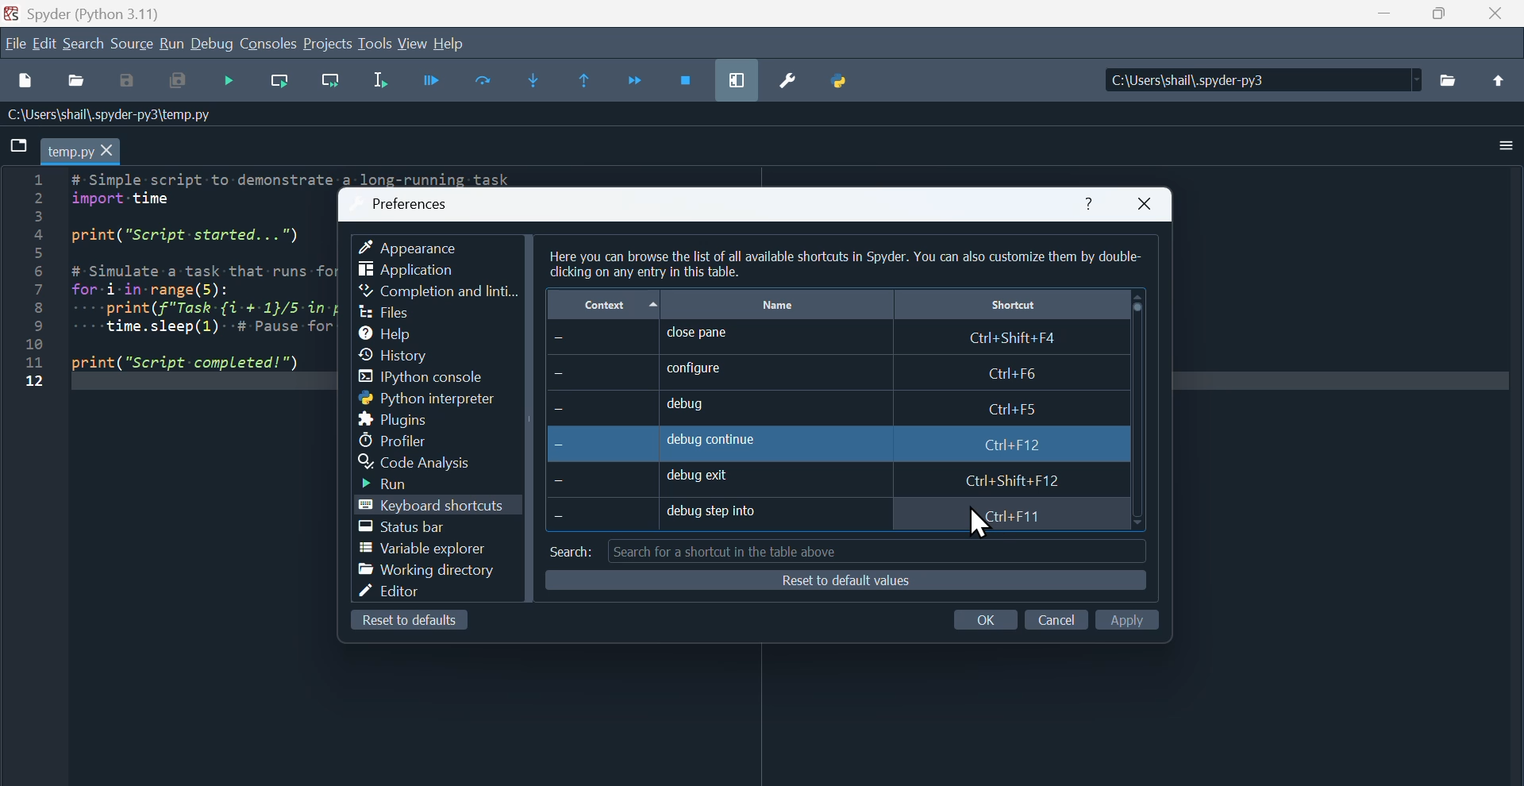 The image size is (1524, 786). I want to click on Keyboard shortcut, so click(433, 507).